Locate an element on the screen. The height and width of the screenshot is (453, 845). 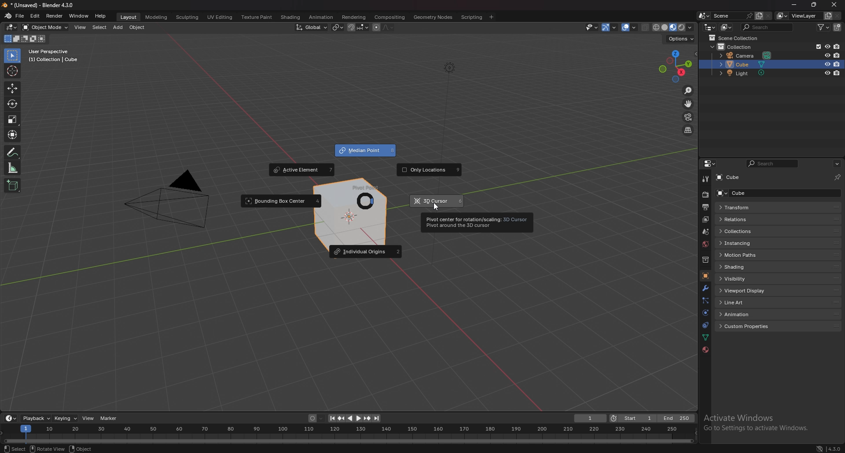
data is located at coordinates (705, 338).